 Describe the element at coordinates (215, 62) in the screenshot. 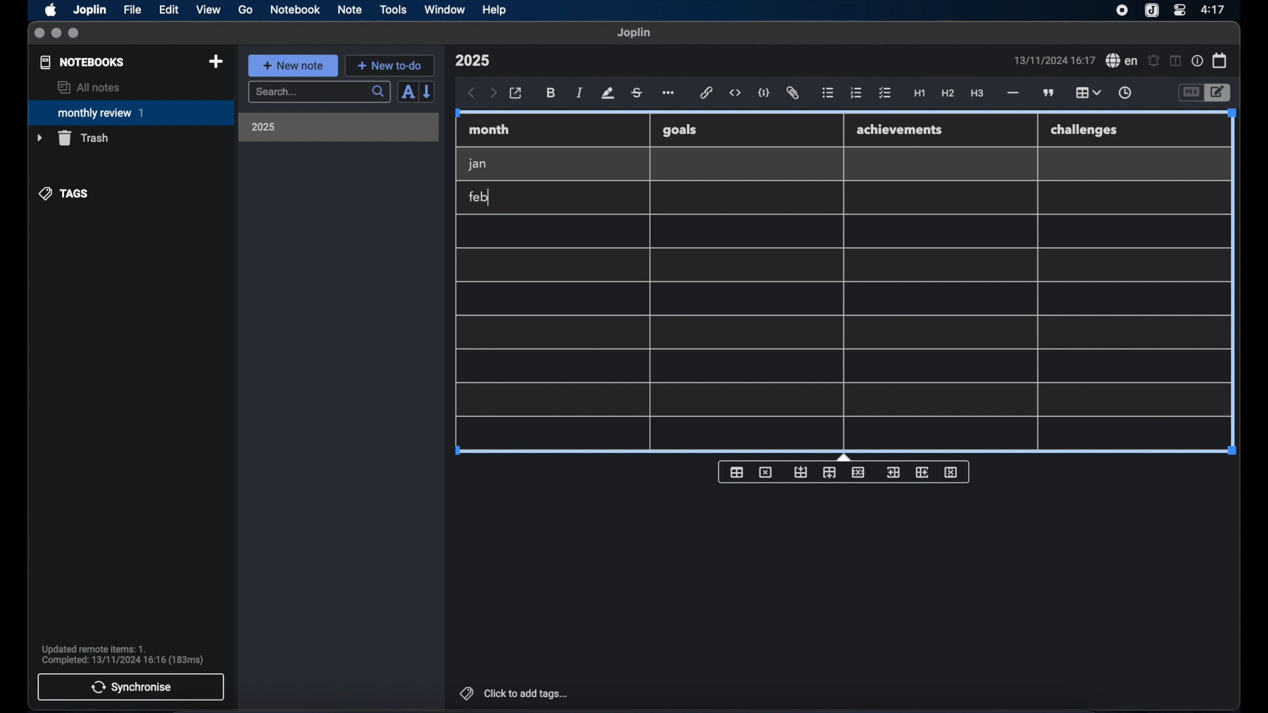

I see `new notebook` at that location.